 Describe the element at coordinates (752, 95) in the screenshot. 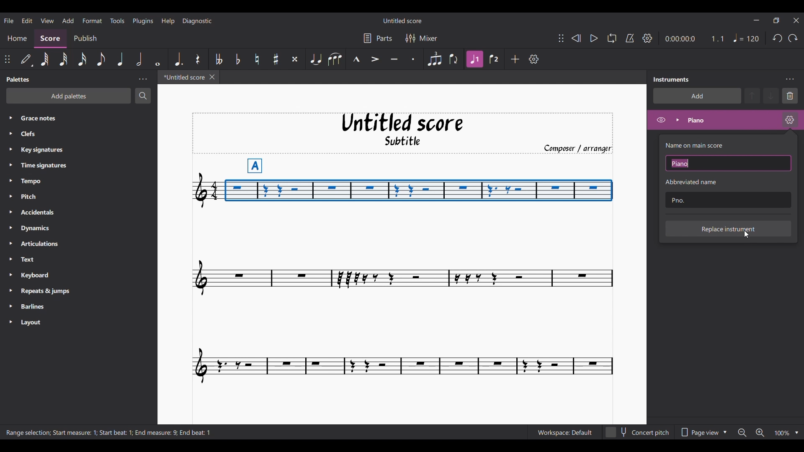

I see `Move instrument up` at that location.